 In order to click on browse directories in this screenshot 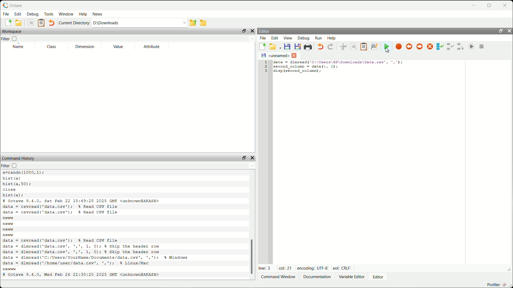, I will do `click(204, 23)`.